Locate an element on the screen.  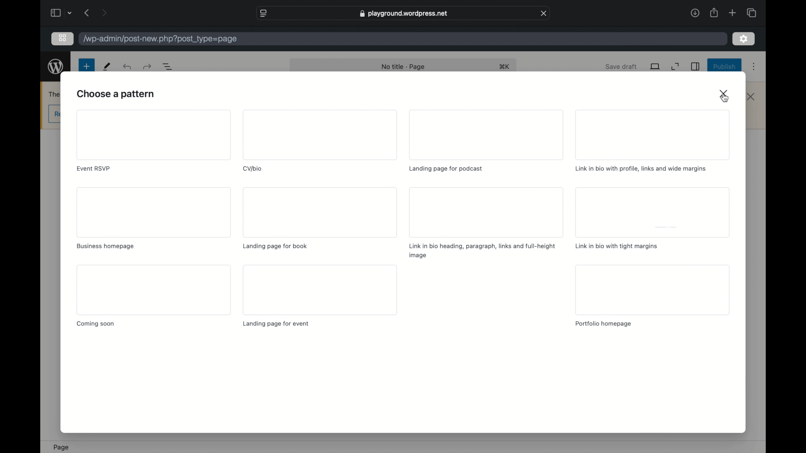
publish is located at coordinates (725, 67).